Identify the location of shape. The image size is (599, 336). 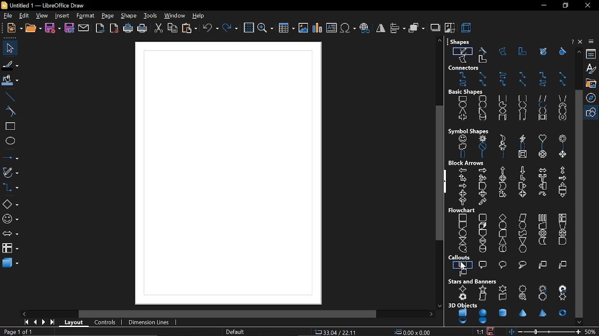
(130, 16).